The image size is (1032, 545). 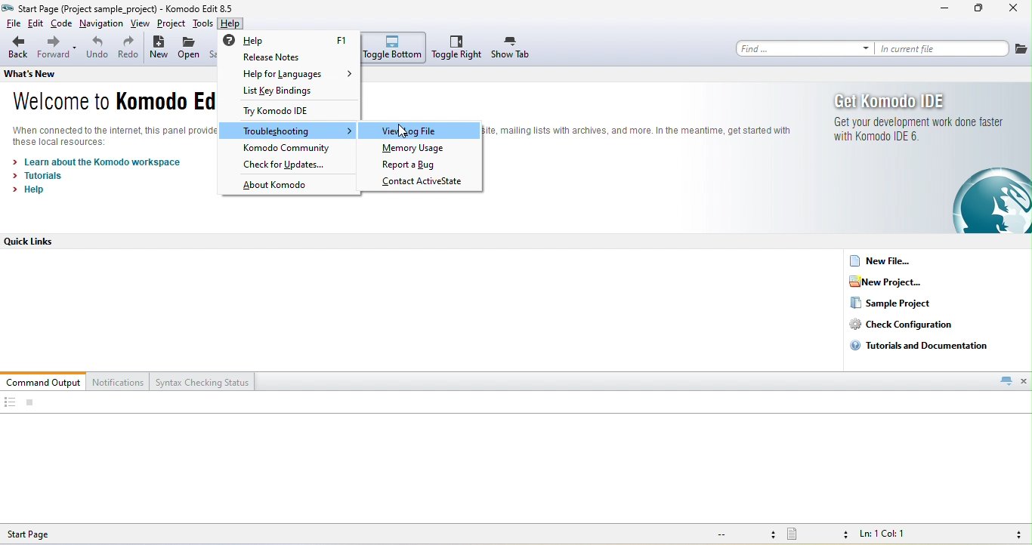 I want to click on undo, so click(x=97, y=50).